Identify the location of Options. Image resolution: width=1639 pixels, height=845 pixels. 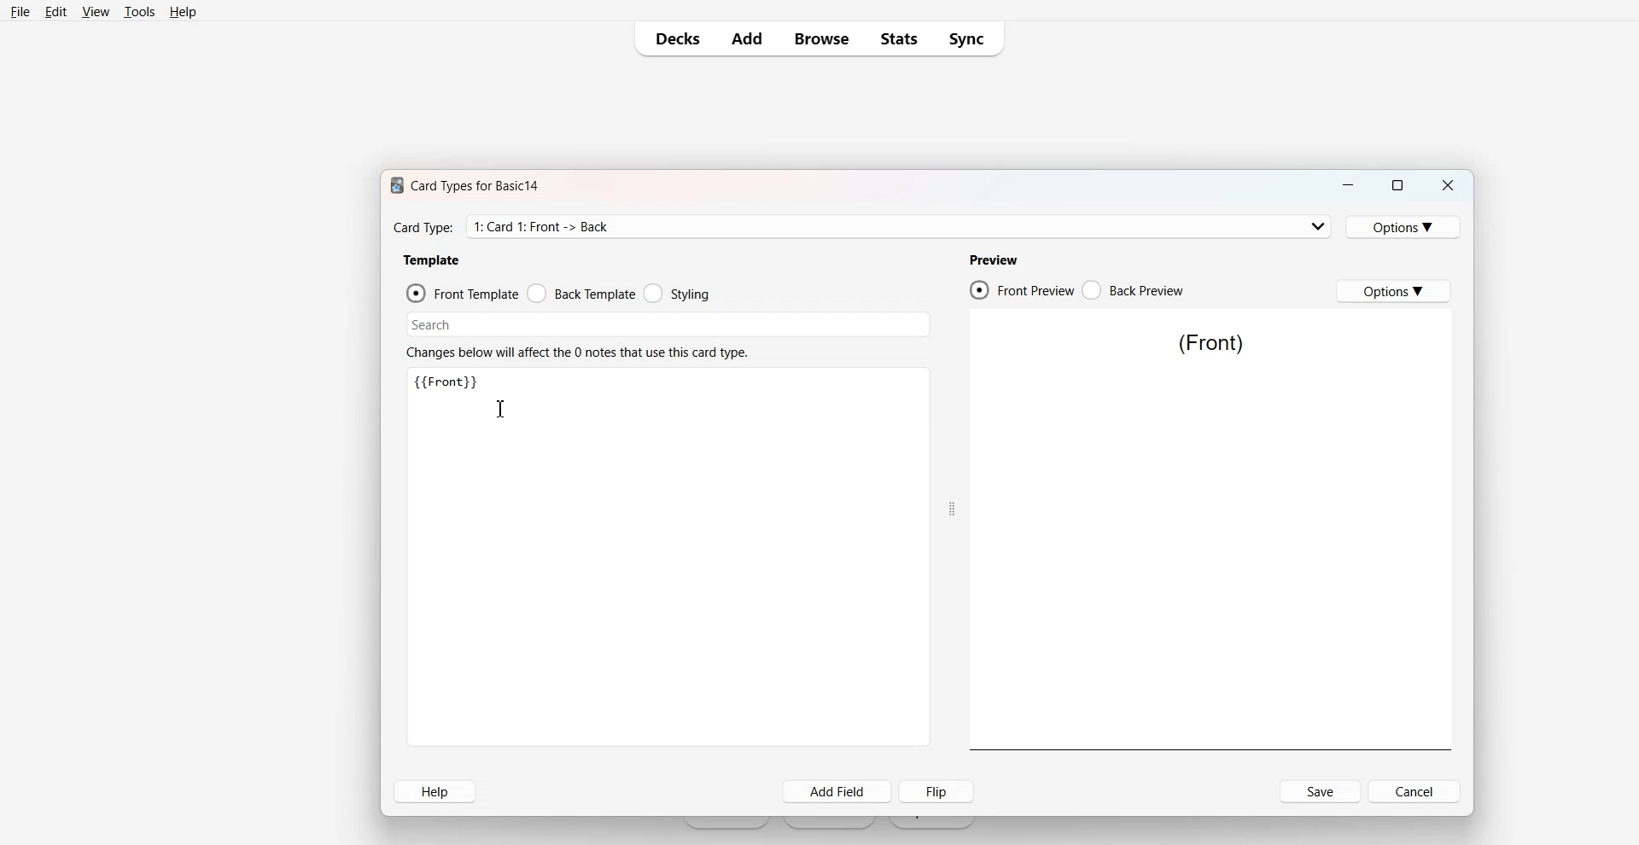
(1403, 227).